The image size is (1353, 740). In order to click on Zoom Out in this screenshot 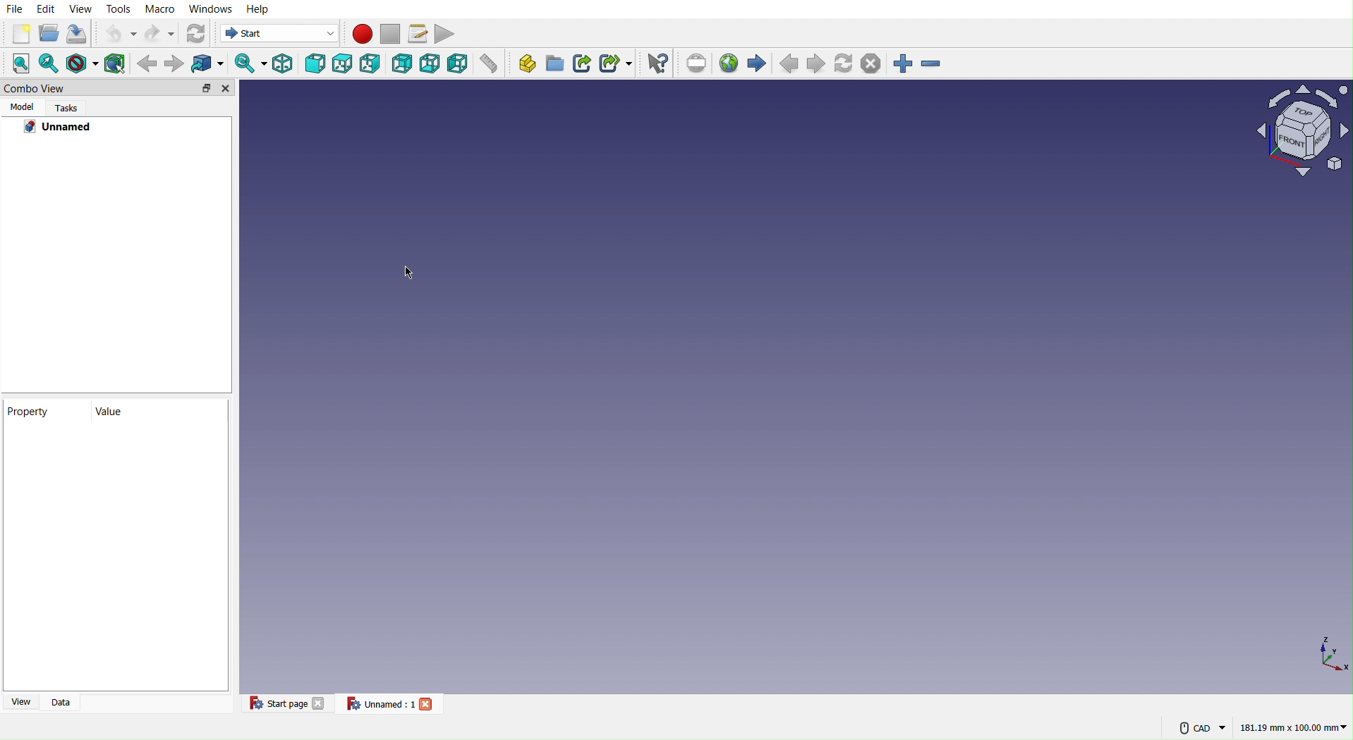, I will do `click(935, 63)`.